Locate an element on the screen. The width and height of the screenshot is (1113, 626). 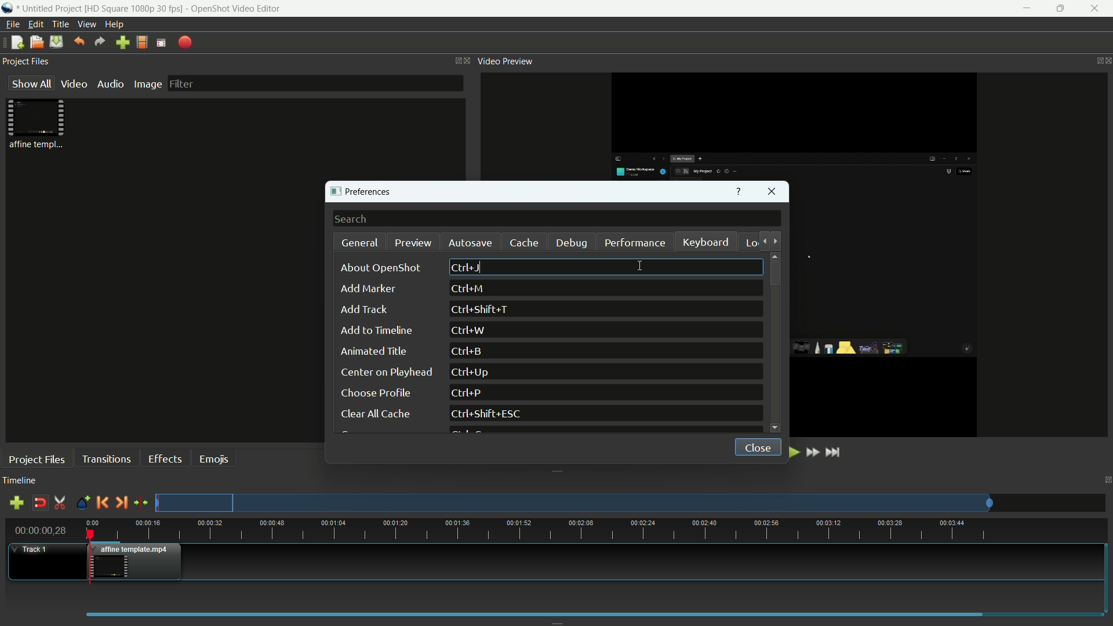
fast forward is located at coordinates (814, 453).